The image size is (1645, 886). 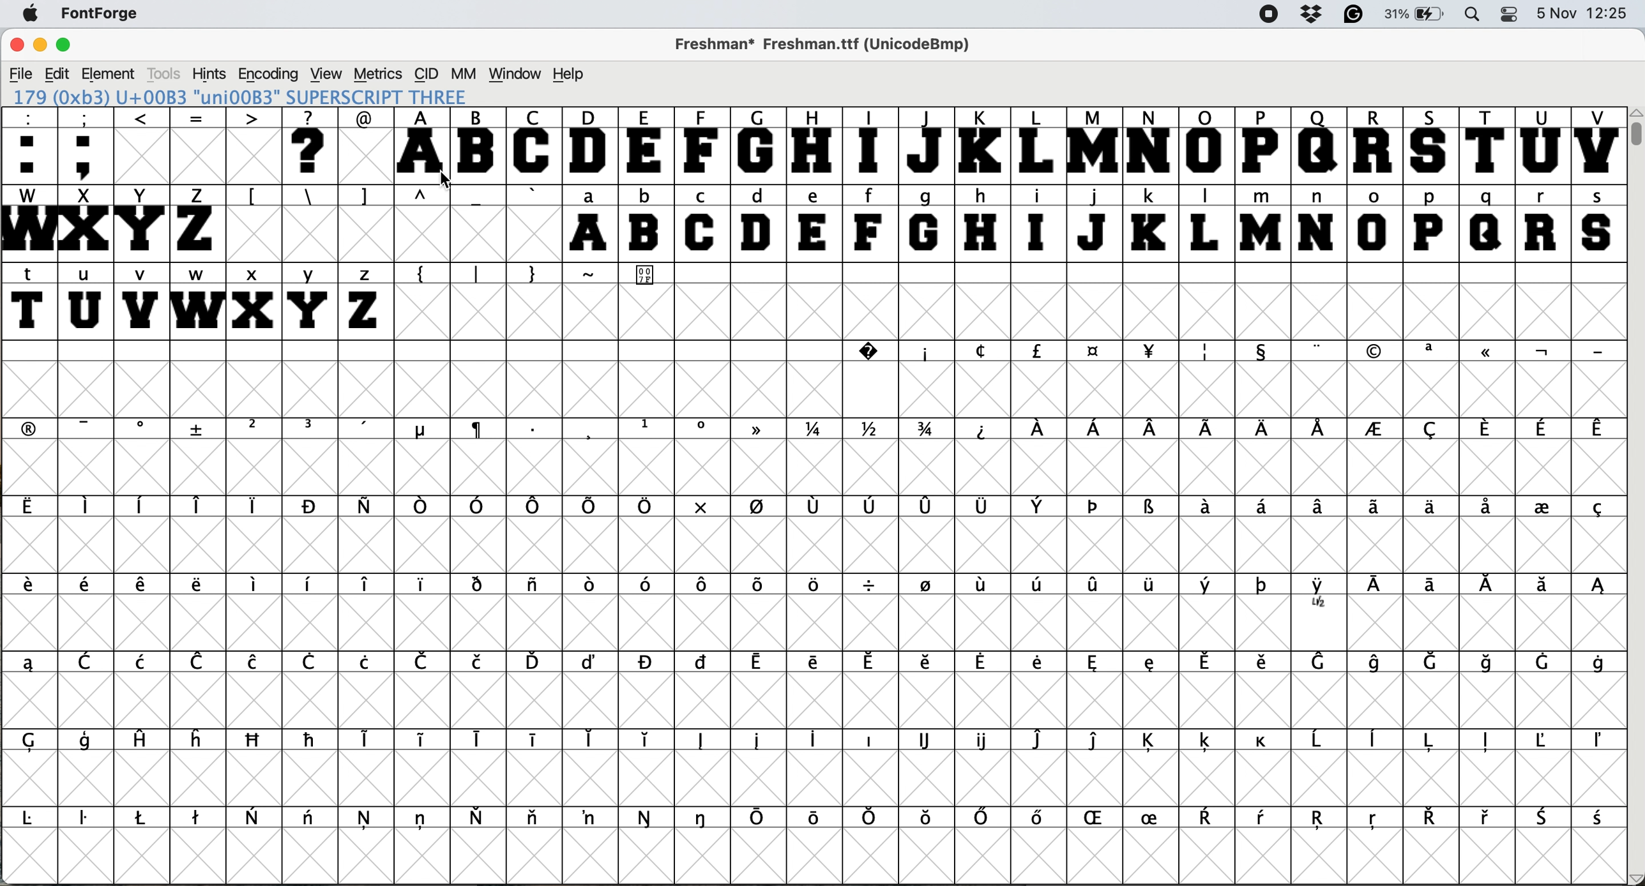 What do you see at coordinates (38, 741) in the screenshot?
I see `symbol` at bounding box center [38, 741].